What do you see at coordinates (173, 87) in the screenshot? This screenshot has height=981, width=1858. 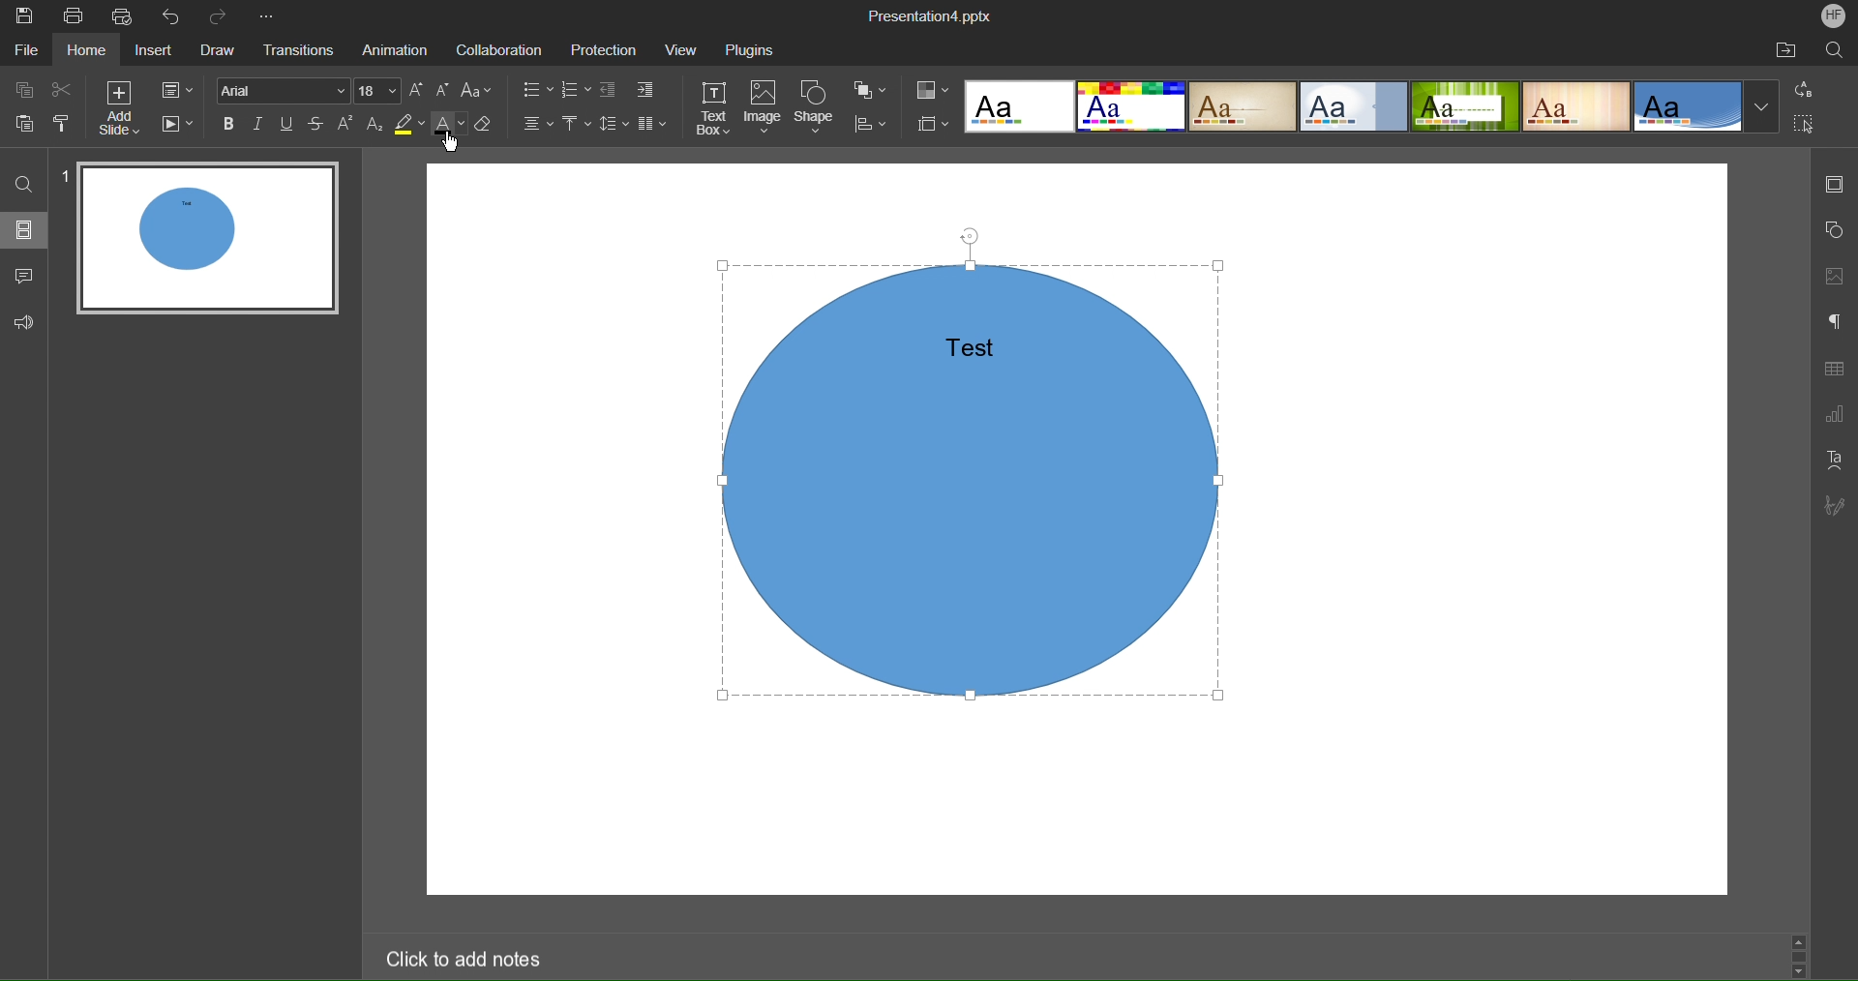 I see `Slide Settings` at bounding box center [173, 87].